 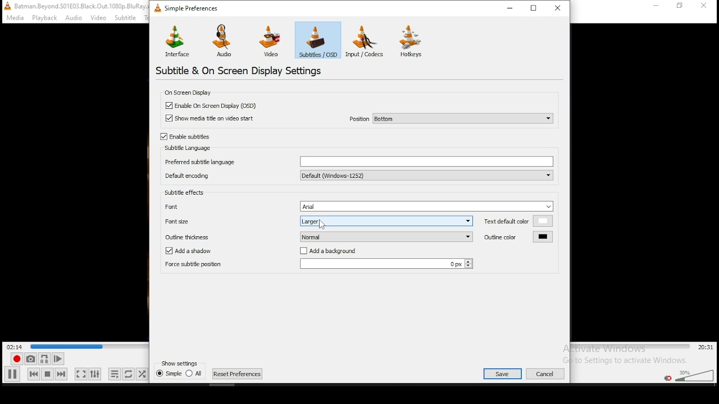 What do you see at coordinates (317, 265) in the screenshot?
I see `force subtitle position` at bounding box center [317, 265].